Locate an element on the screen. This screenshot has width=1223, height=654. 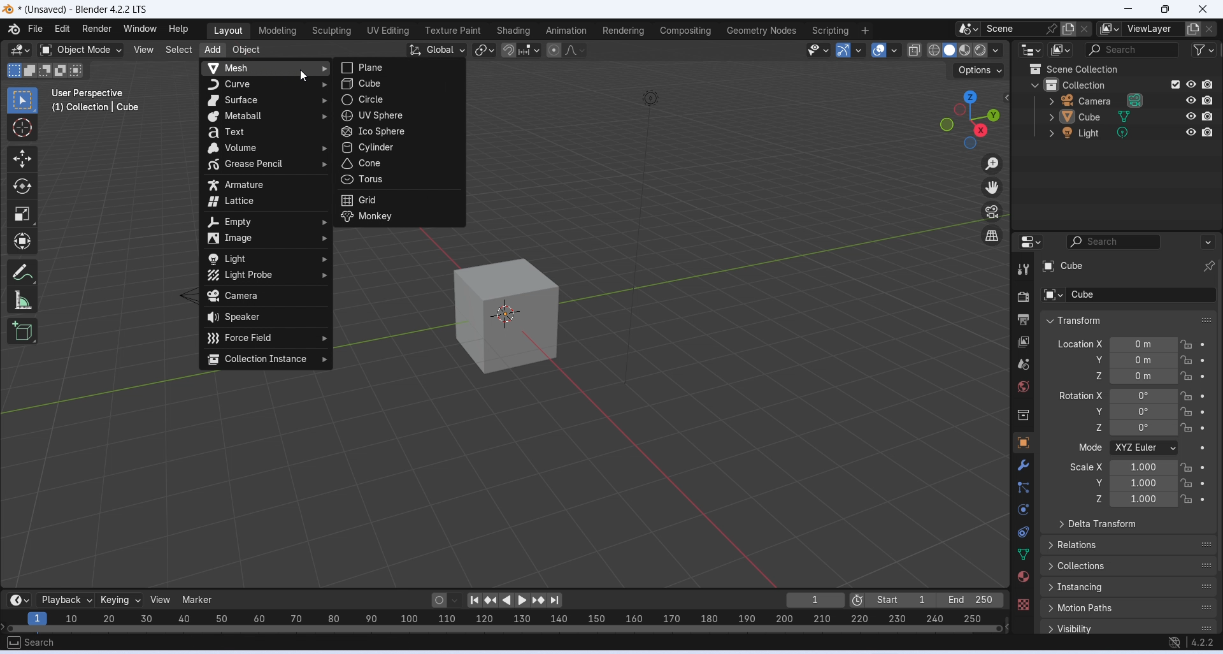
text is located at coordinates (265, 132).